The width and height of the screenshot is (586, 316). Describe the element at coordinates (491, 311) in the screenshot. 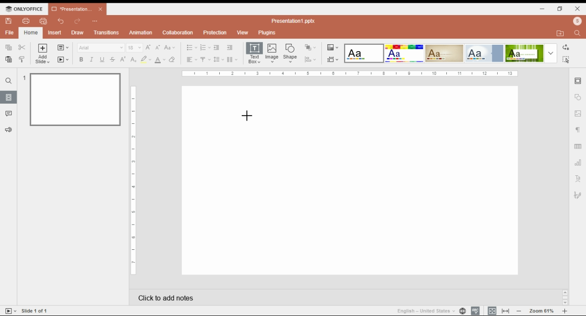

I see `fit slide` at that location.